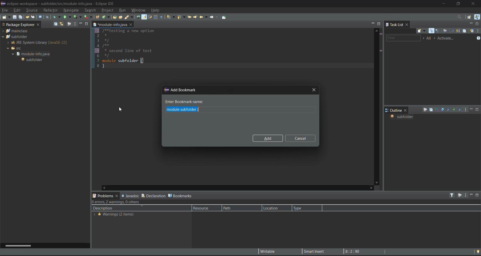  I want to click on minimize, so click(471, 194).